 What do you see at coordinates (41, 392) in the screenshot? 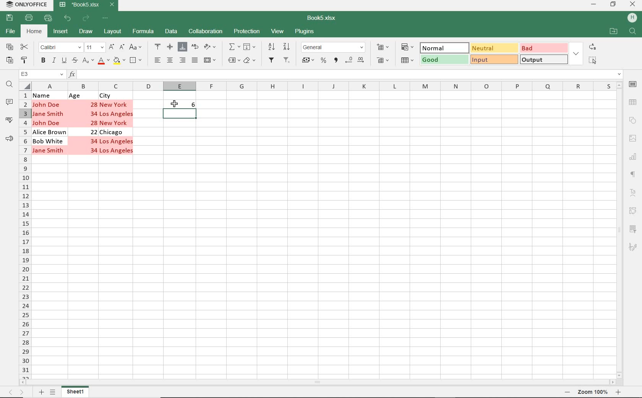
I see `ADD SHEETS` at bounding box center [41, 392].